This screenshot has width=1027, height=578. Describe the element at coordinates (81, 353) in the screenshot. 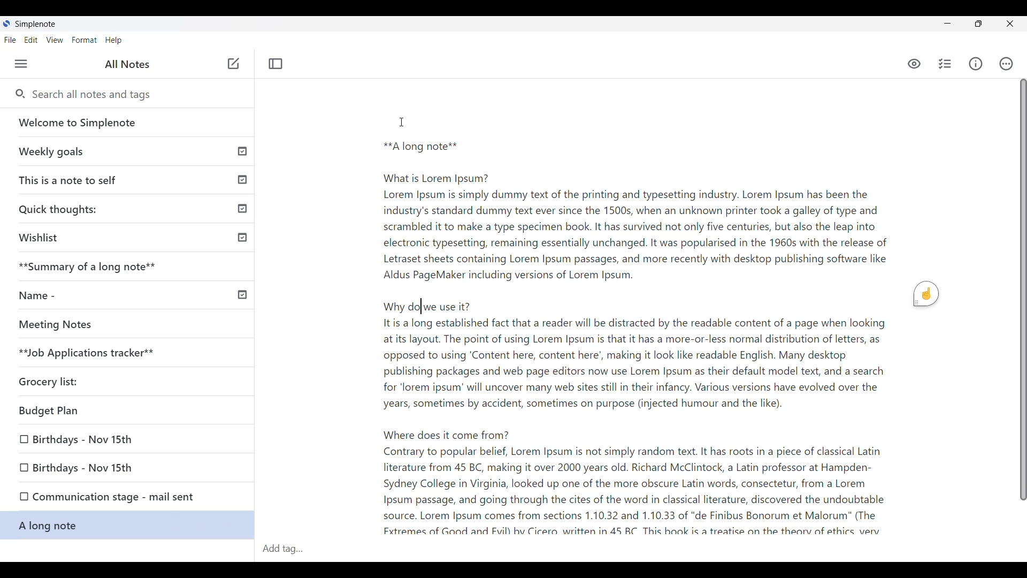

I see `Job Applications tracker` at that location.